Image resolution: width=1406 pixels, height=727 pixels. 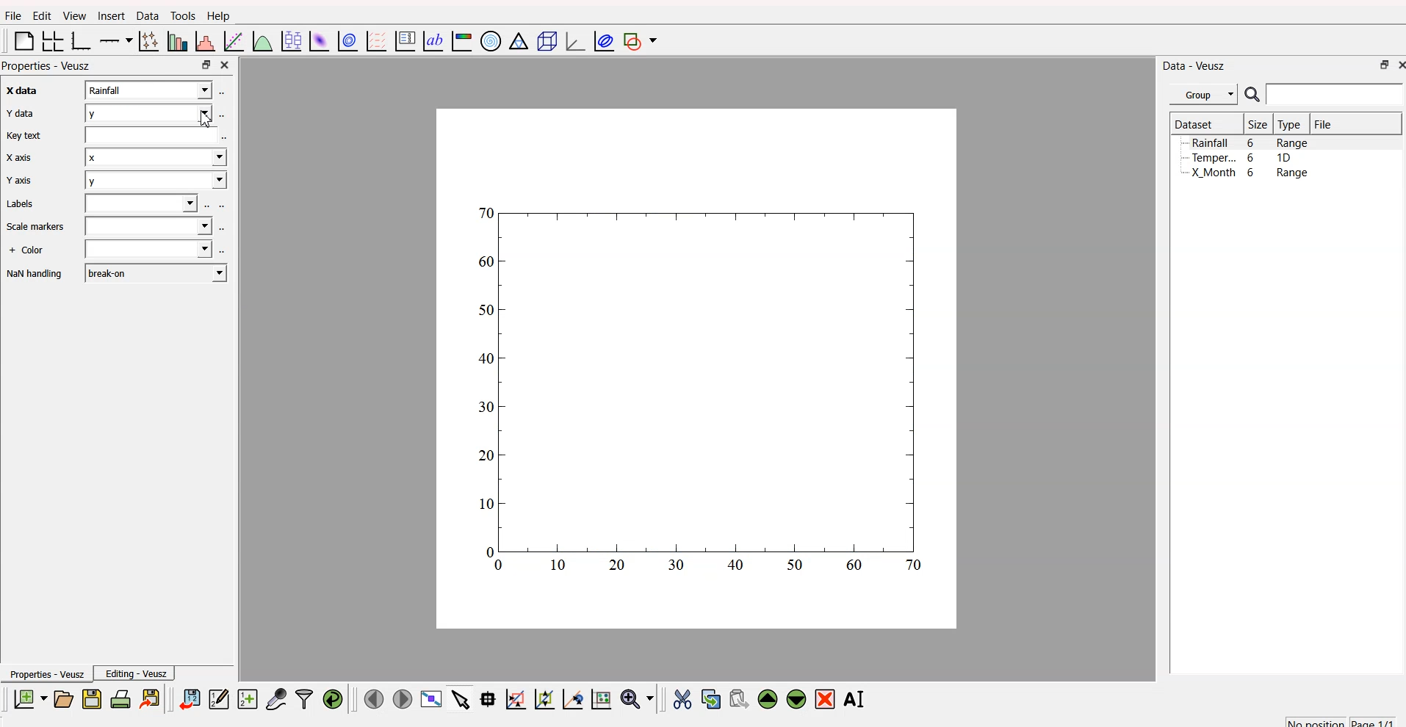 What do you see at coordinates (516, 42) in the screenshot?
I see `Ternary graph` at bounding box center [516, 42].